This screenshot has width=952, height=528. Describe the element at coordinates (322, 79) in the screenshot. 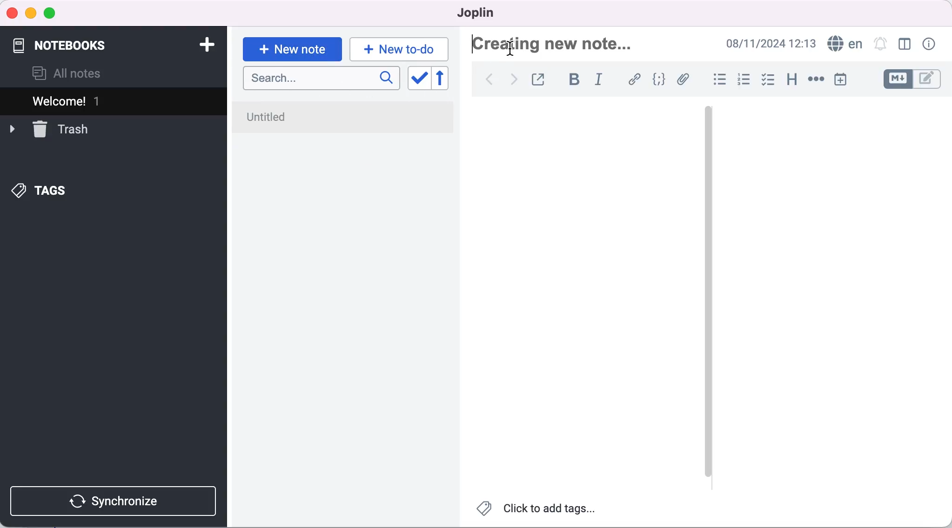

I see `search` at that location.